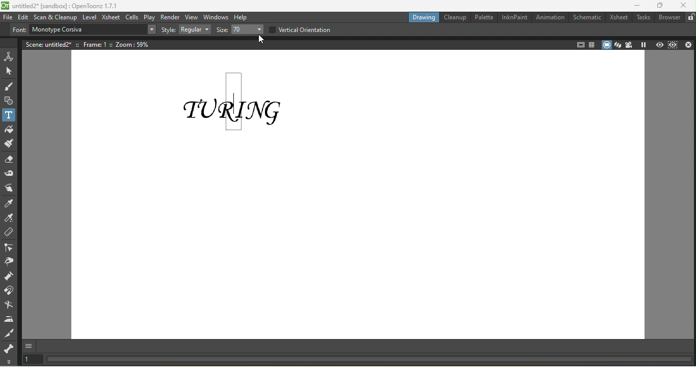 The width and height of the screenshot is (696, 367). What do you see at coordinates (85, 29) in the screenshot?
I see `Text box` at bounding box center [85, 29].